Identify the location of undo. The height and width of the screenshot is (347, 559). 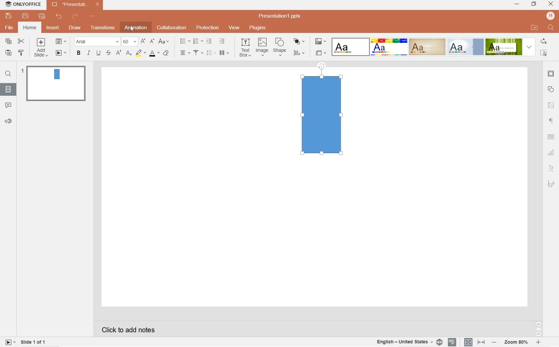
(59, 16).